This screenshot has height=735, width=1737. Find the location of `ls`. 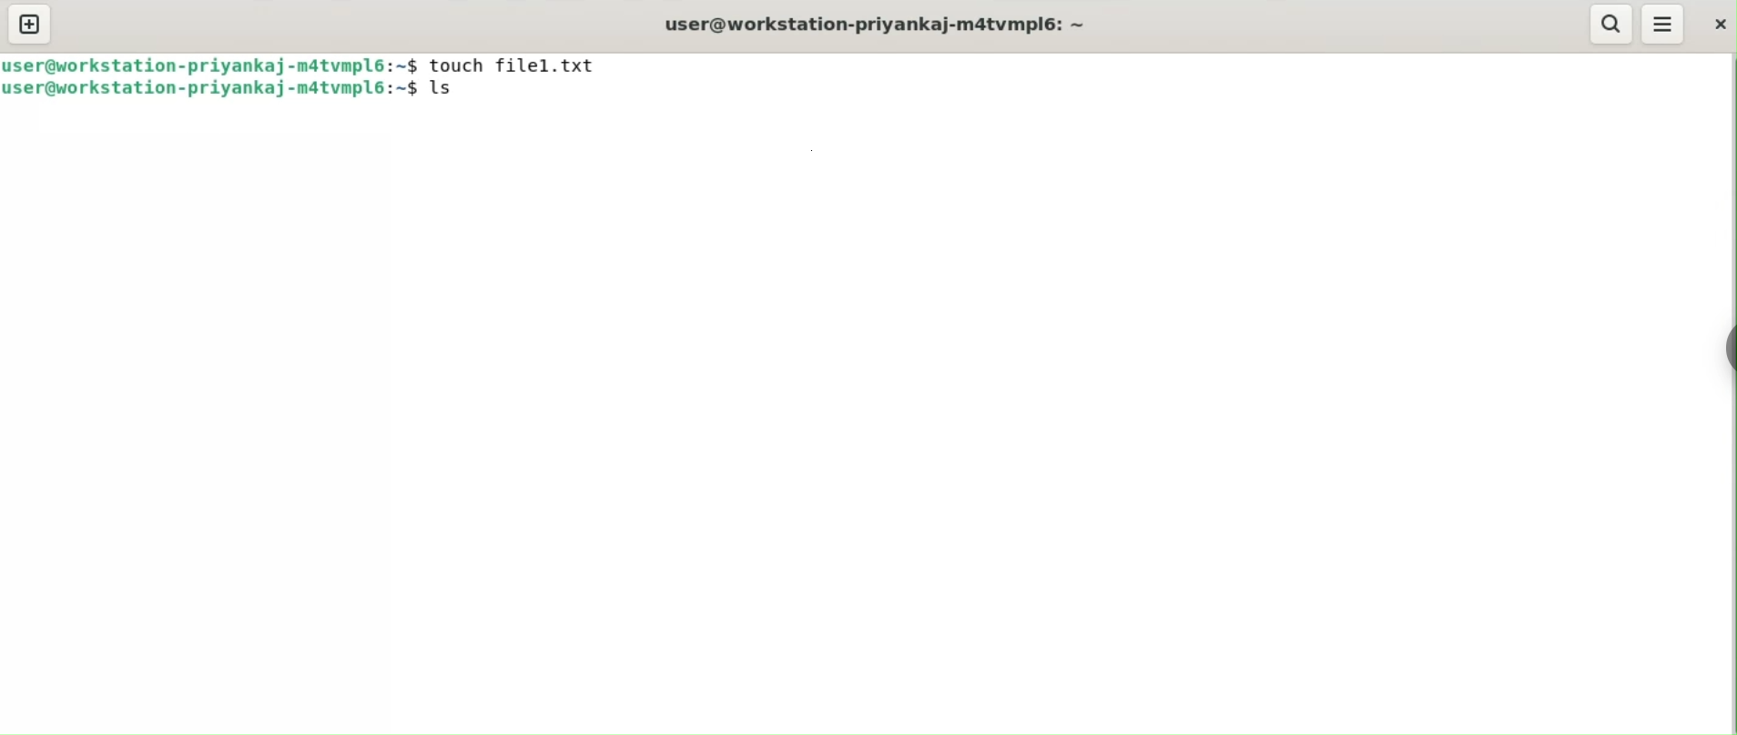

ls is located at coordinates (444, 89).